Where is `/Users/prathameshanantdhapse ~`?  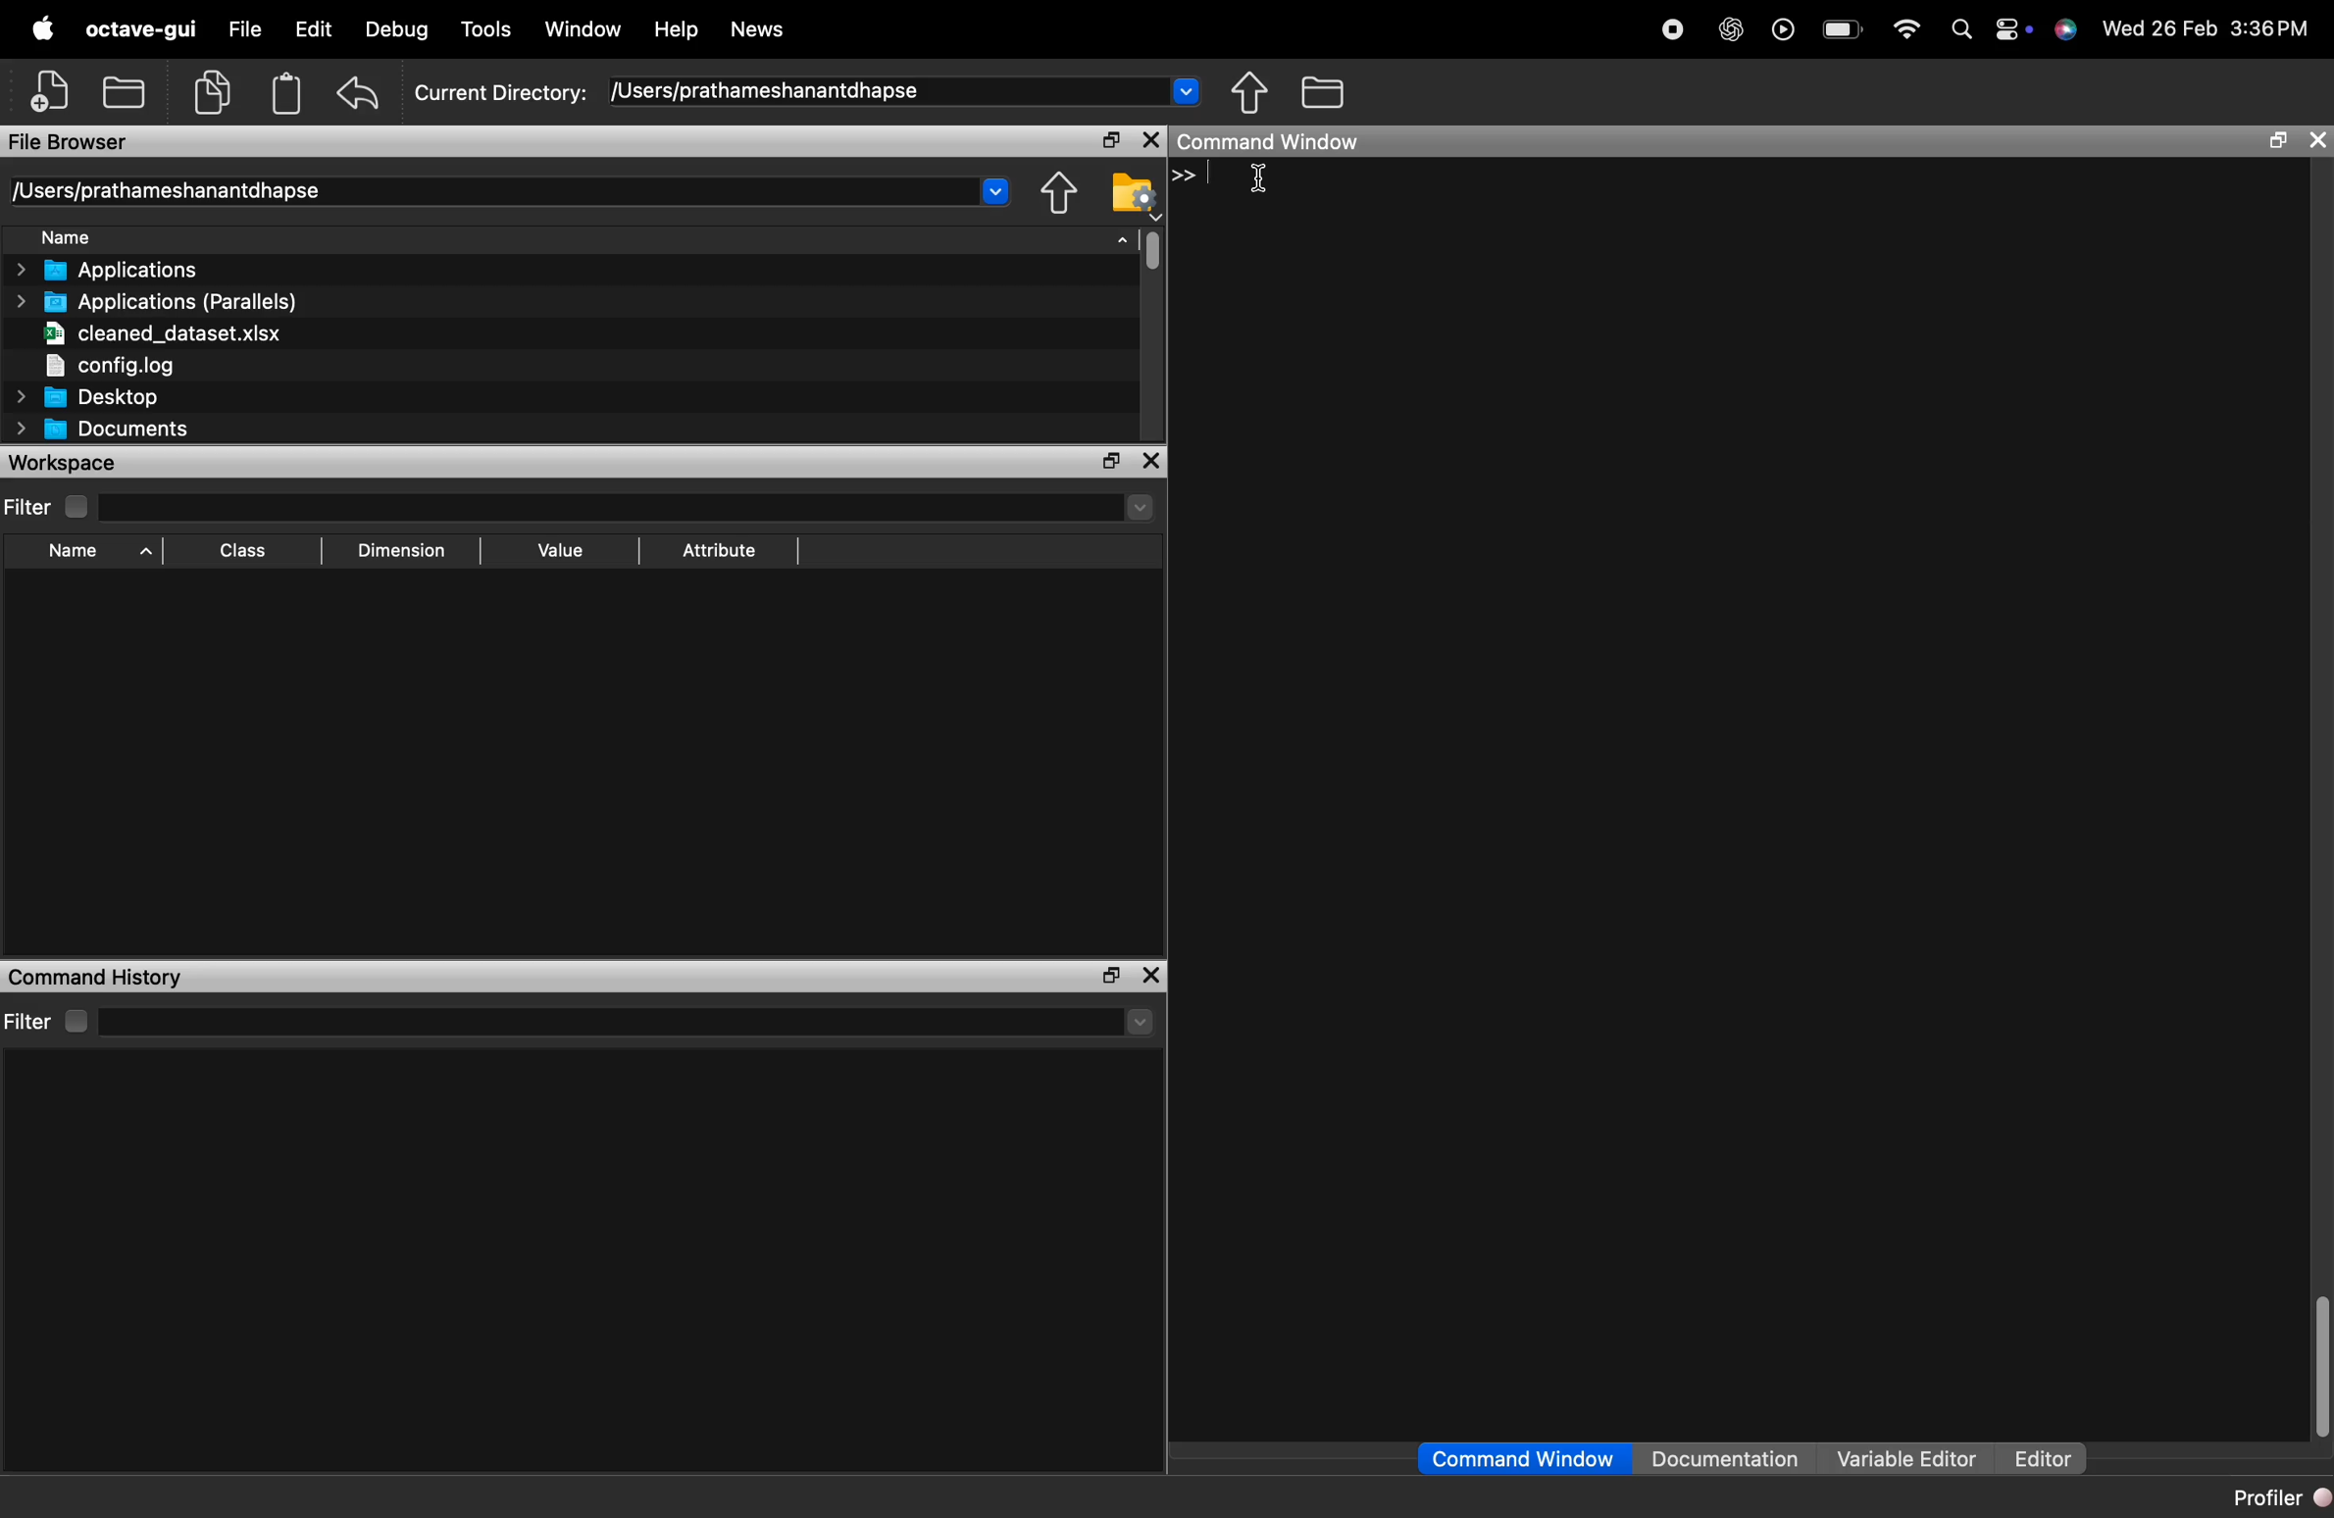 /Users/prathameshanantdhapse ~ is located at coordinates (900, 92).